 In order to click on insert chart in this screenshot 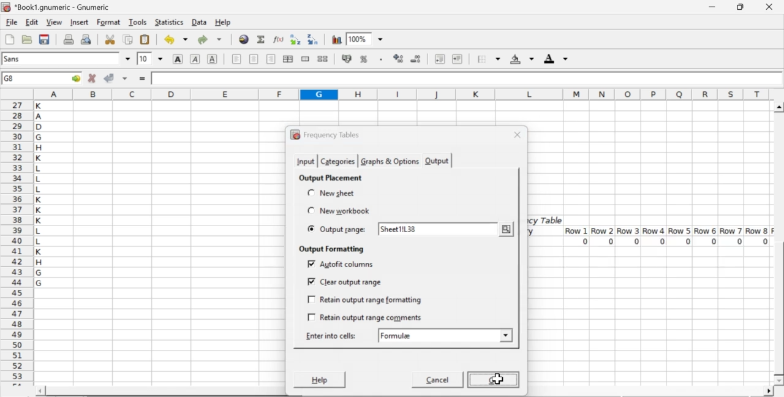, I will do `click(337, 39)`.